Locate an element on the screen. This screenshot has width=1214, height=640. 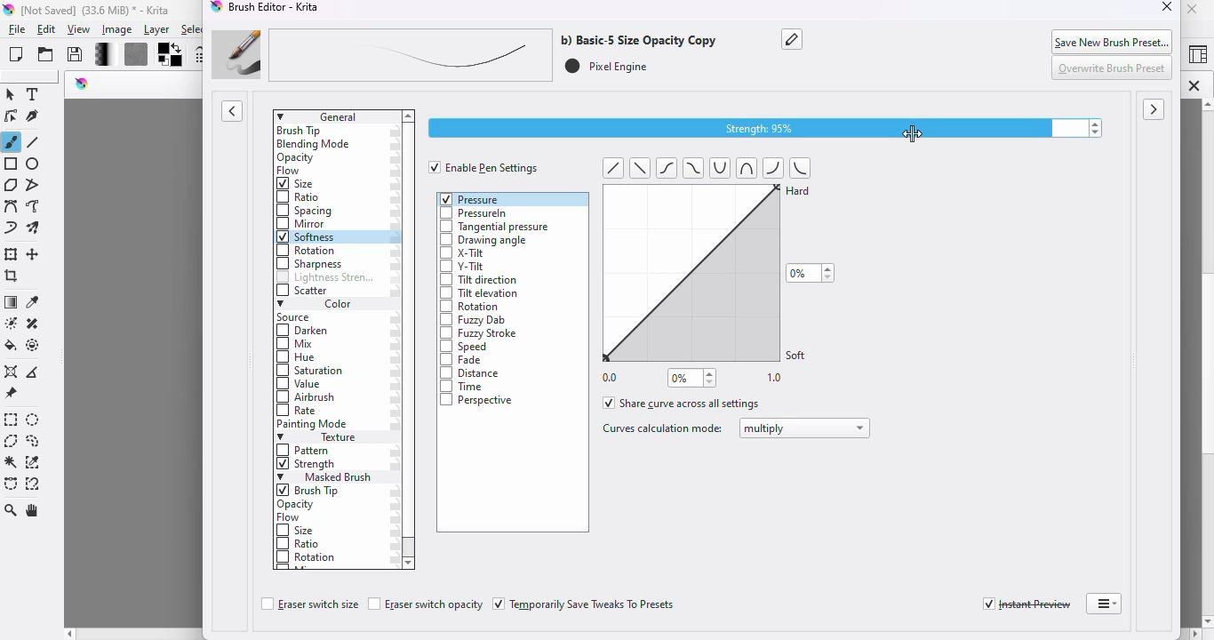
0% is located at coordinates (692, 378).